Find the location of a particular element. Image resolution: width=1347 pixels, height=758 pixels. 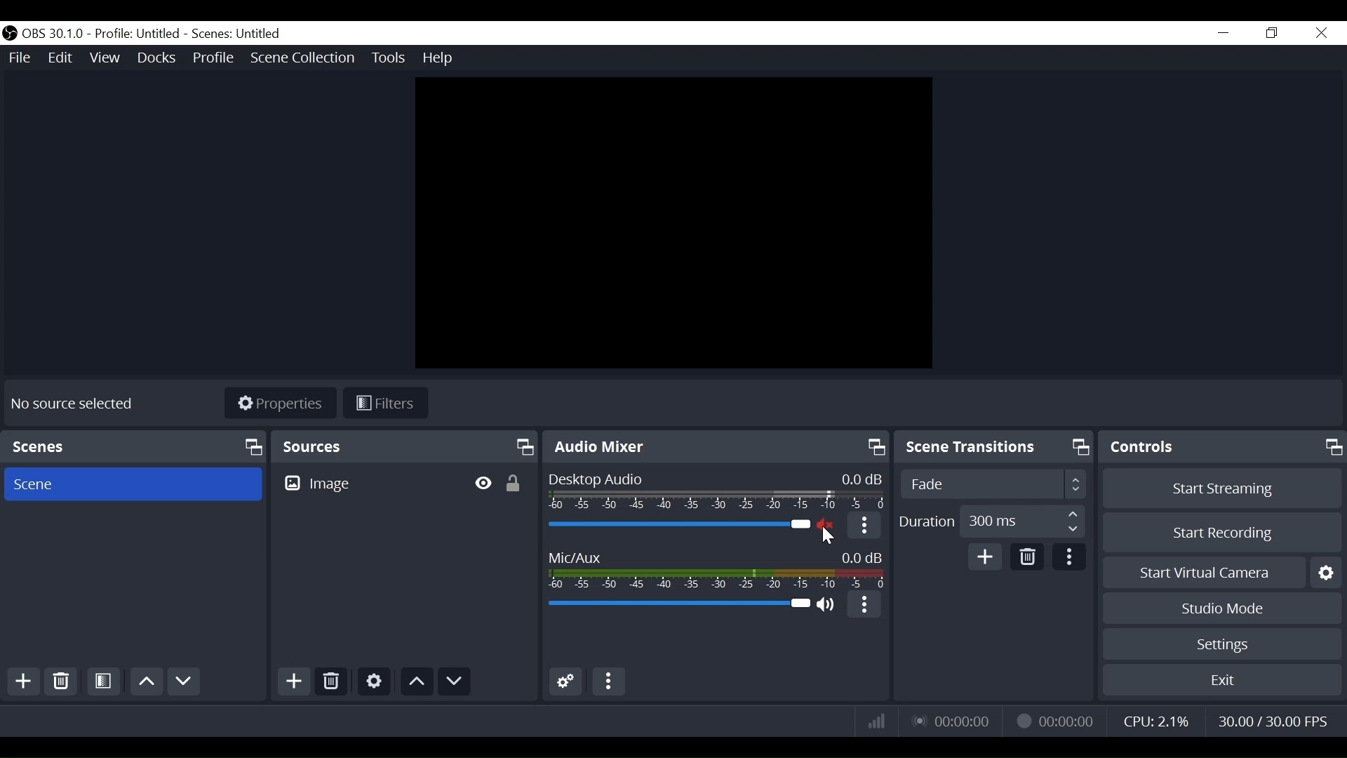

More Options is located at coordinates (609, 682).